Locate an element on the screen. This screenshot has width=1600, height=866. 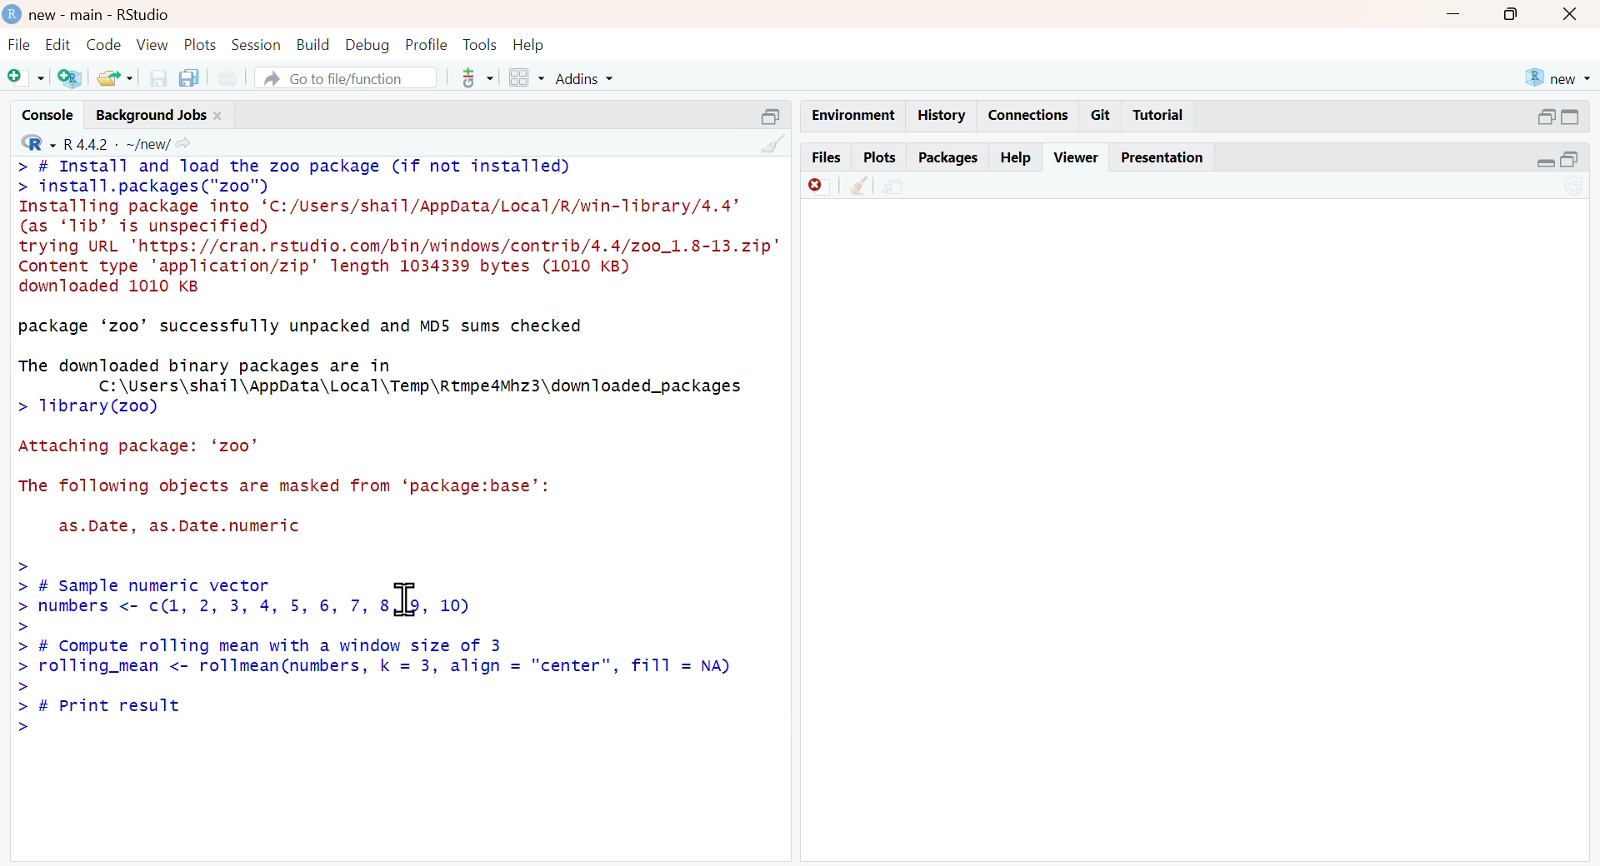
new is located at coordinates (1557, 79).